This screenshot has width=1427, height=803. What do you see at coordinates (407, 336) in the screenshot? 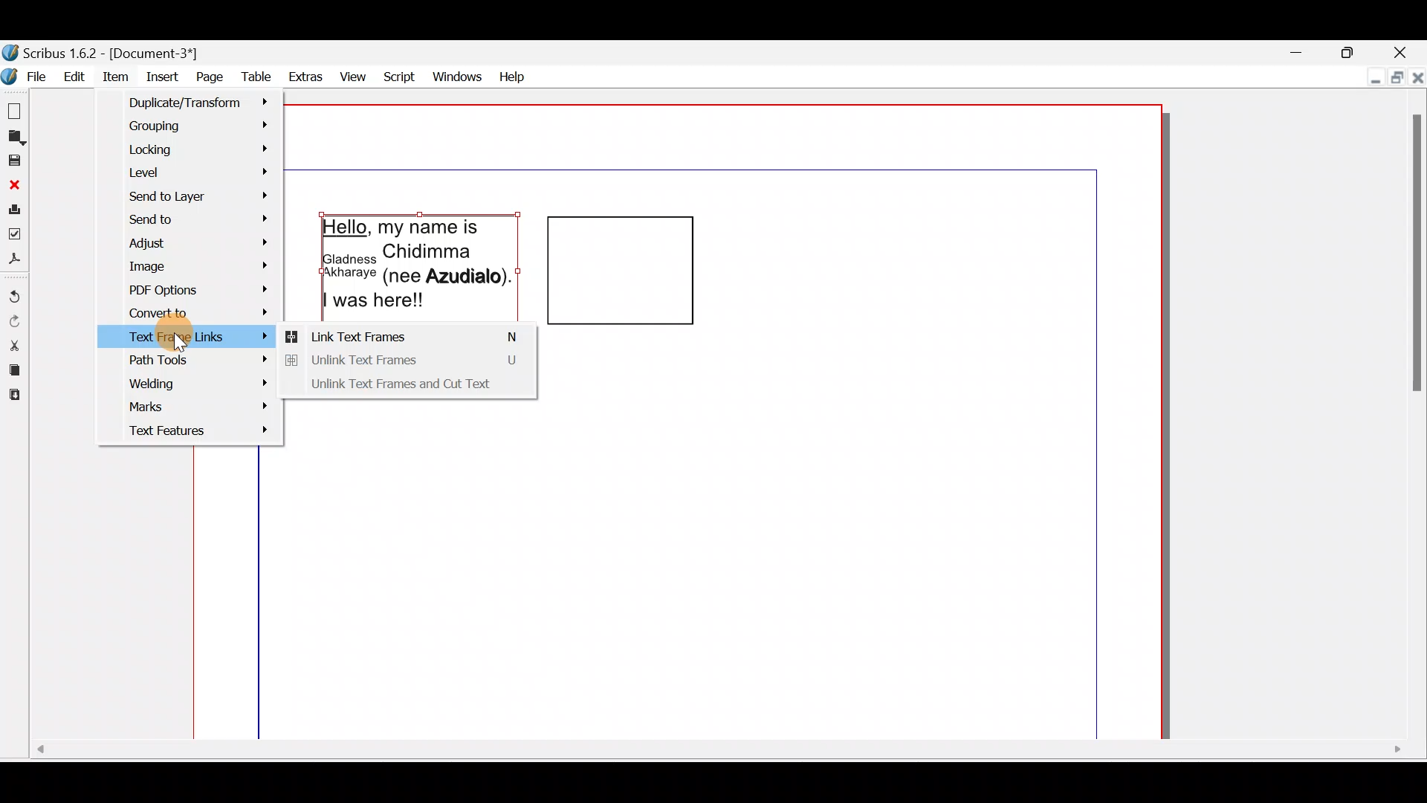
I see `Link text frames` at bounding box center [407, 336].